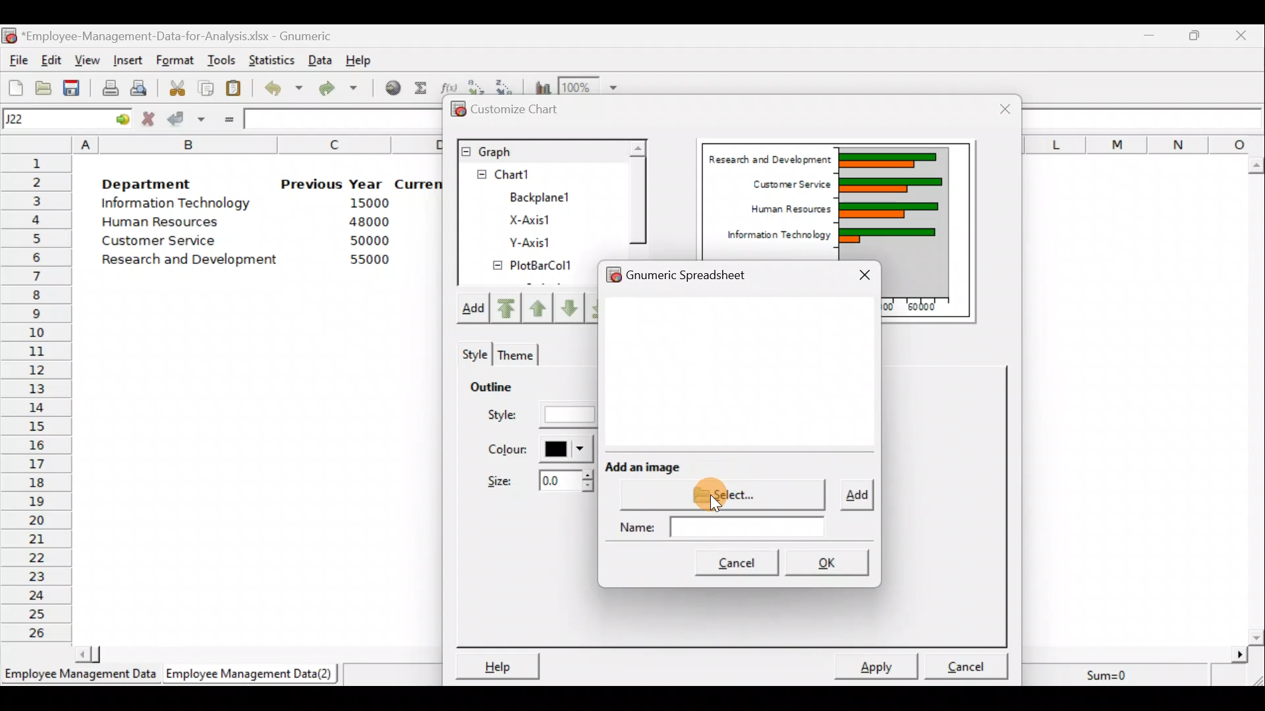  Describe the element at coordinates (727, 528) in the screenshot. I see `Name` at that location.